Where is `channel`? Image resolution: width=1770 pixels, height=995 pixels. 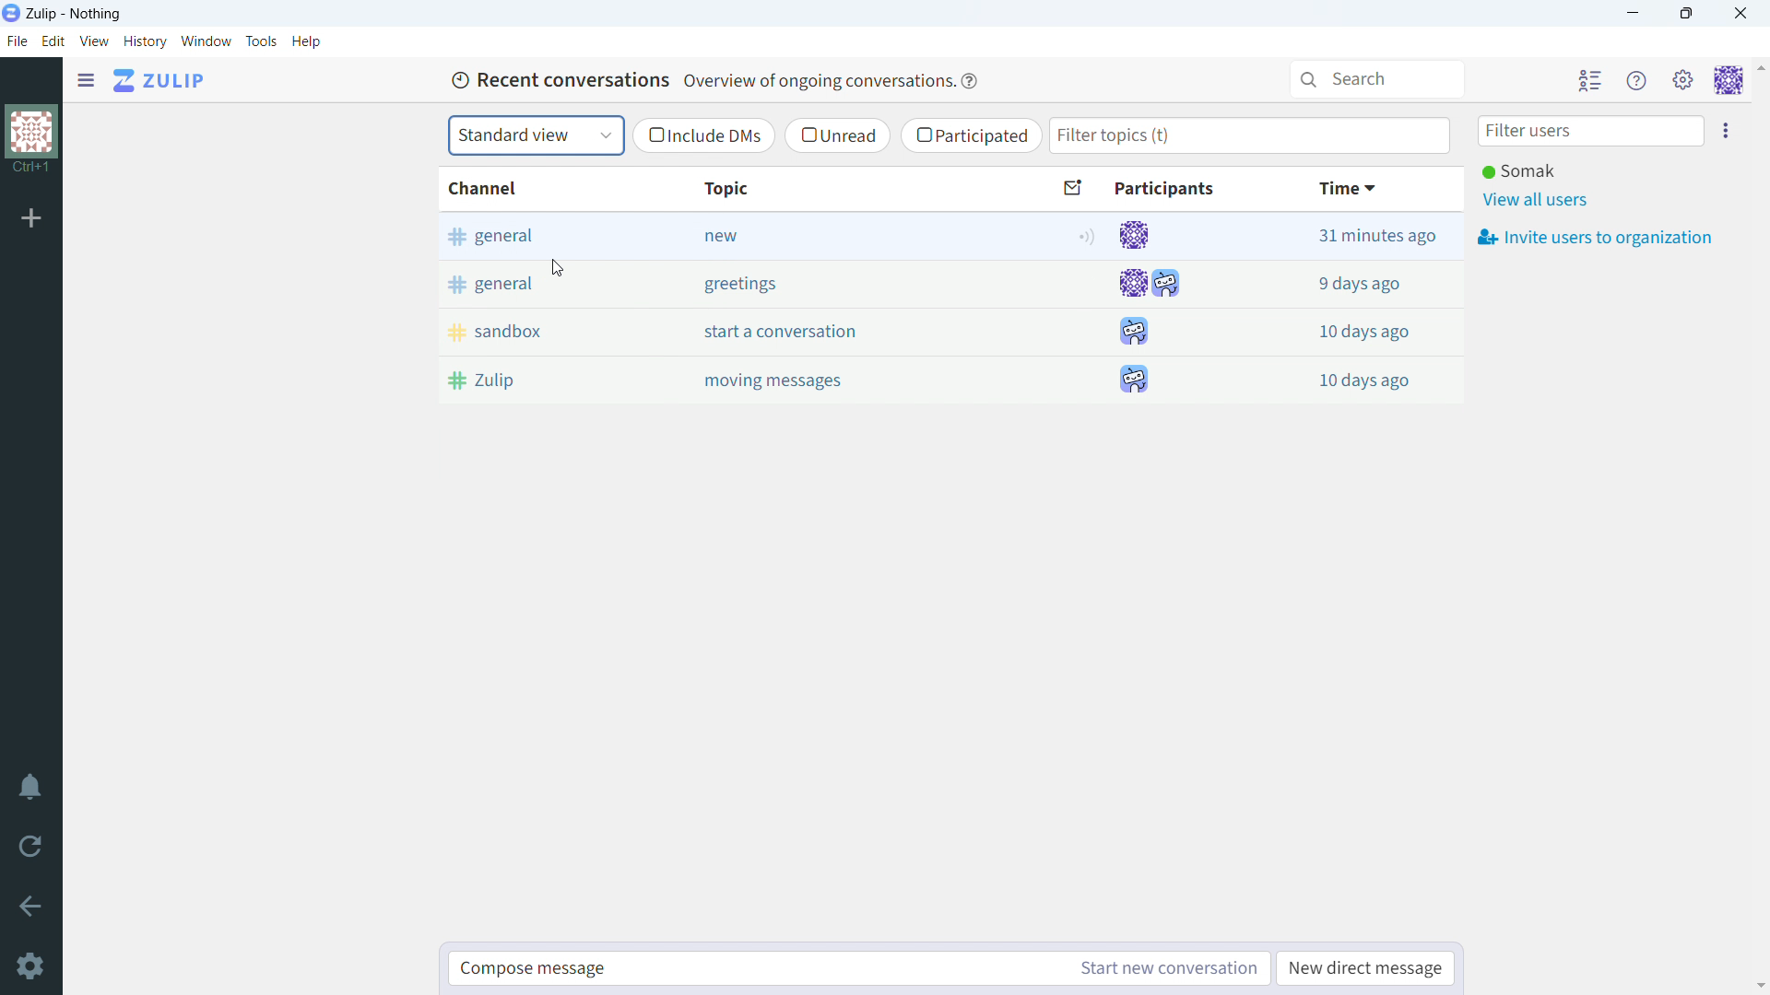
channel is located at coordinates (538, 188).